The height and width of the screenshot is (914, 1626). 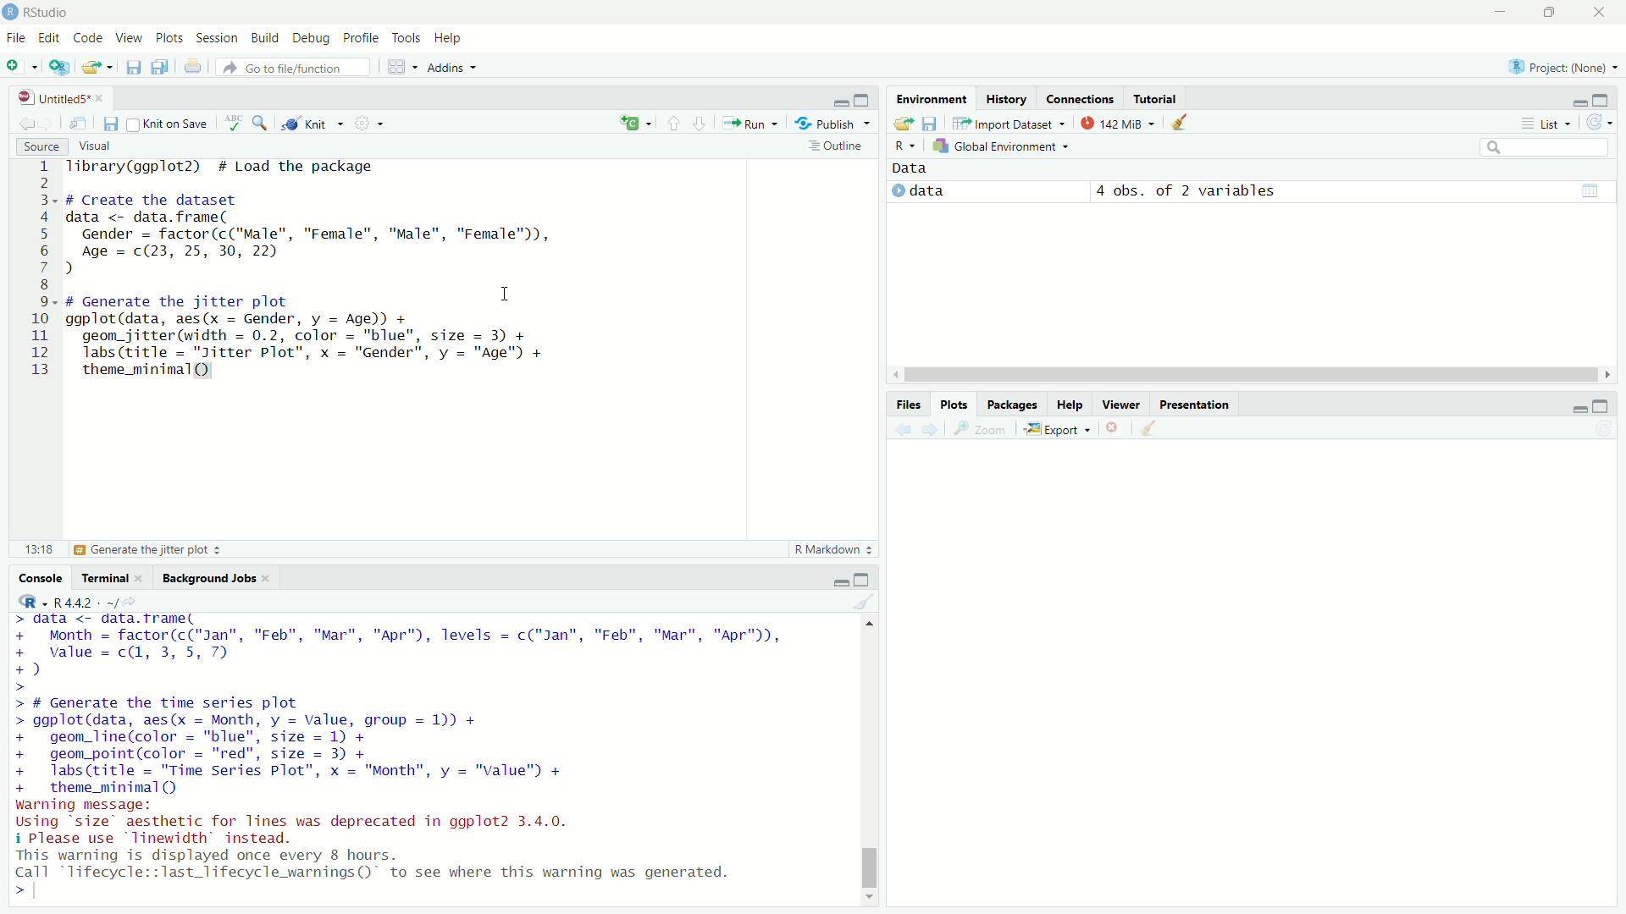 What do you see at coordinates (191, 66) in the screenshot?
I see `print the file` at bounding box center [191, 66].